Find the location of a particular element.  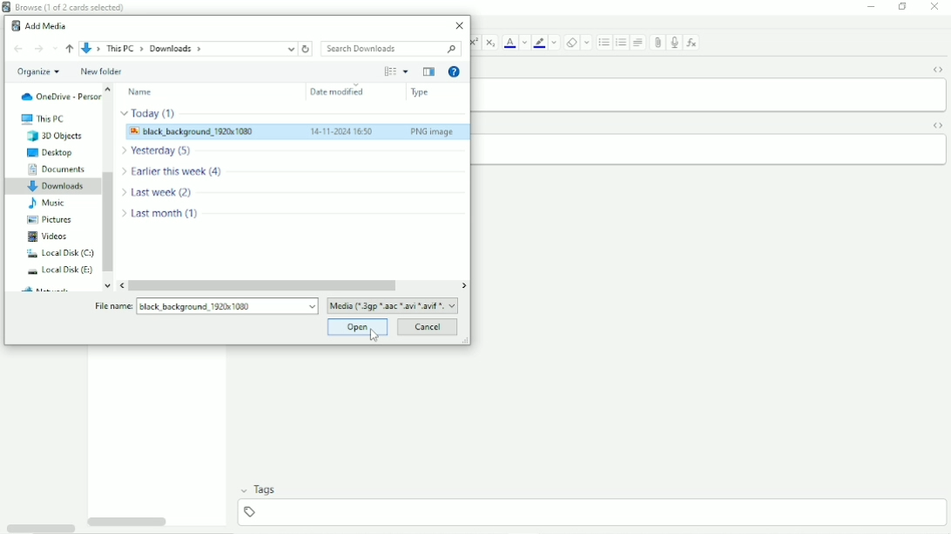

Earlier this week (4) is located at coordinates (172, 171).